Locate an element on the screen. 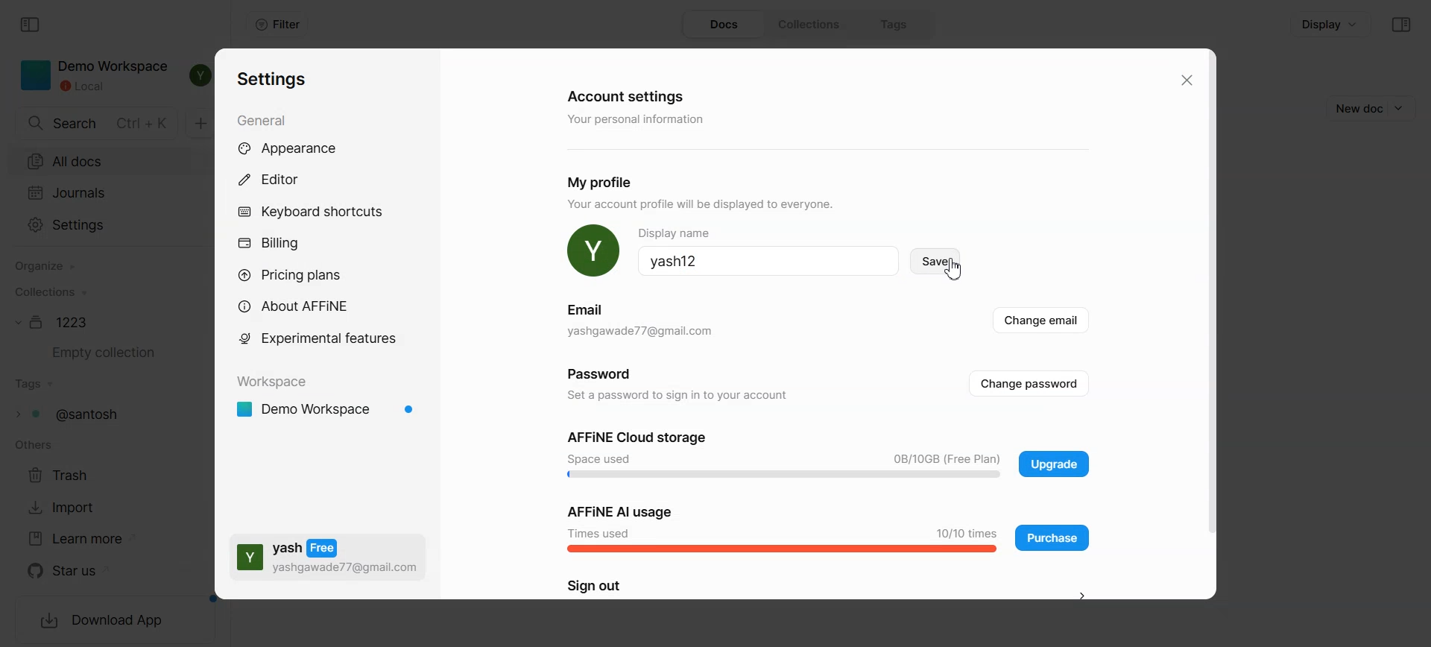 This screenshot has height=647, width=1431. Collections is located at coordinates (814, 25).